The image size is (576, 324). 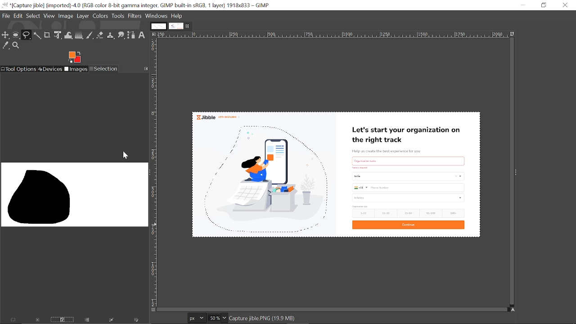 What do you see at coordinates (37, 36) in the screenshot?
I see `Fuzzy text tool` at bounding box center [37, 36].